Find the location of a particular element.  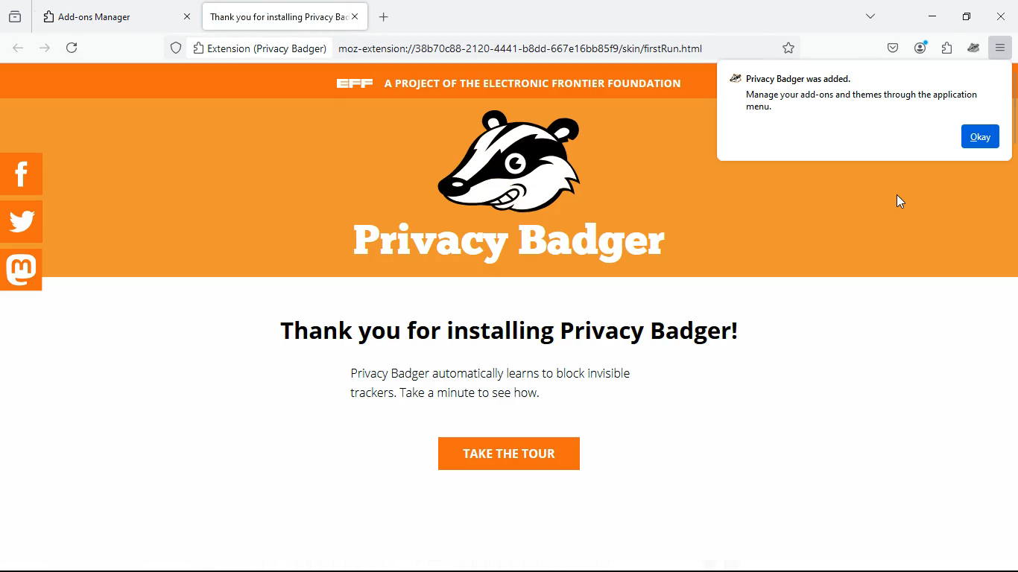

refresh is located at coordinates (69, 48).